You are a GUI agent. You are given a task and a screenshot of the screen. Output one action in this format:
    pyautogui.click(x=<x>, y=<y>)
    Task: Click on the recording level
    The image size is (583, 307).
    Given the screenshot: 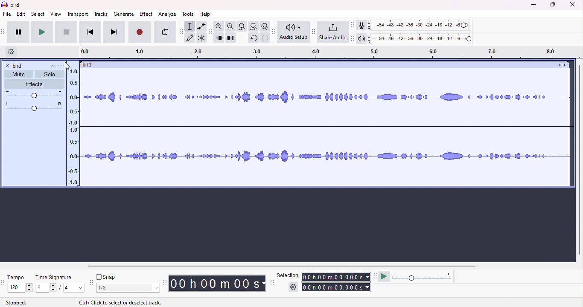 What is the action you would take?
    pyautogui.click(x=419, y=25)
    